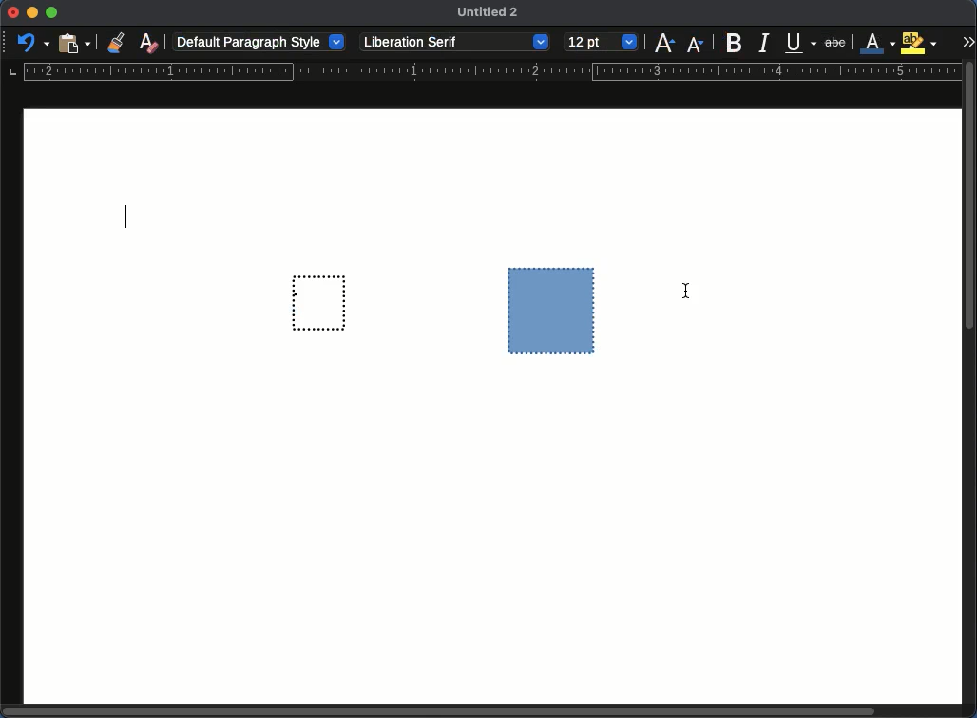 The width and height of the screenshot is (977, 718). What do you see at coordinates (663, 43) in the screenshot?
I see `size increase` at bounding box center [663, 43].